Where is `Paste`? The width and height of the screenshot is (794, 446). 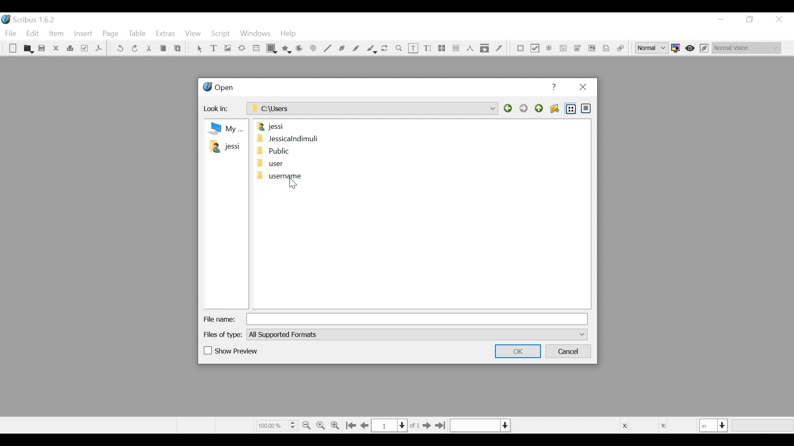
Paste is located at coordinates (178, 49).